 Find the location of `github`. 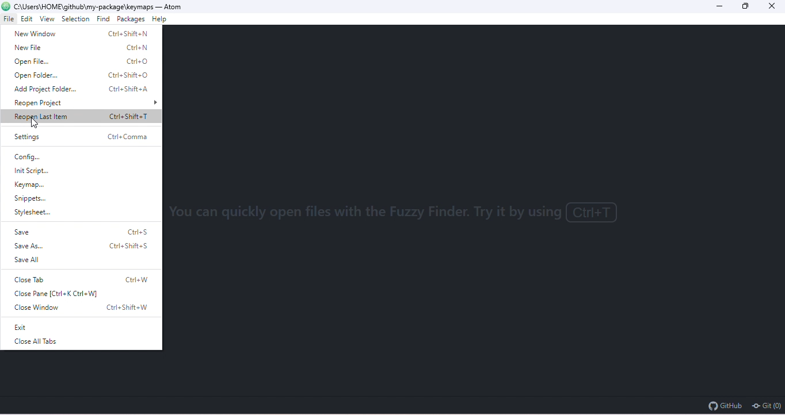

github is located at coordinates (727, 407).